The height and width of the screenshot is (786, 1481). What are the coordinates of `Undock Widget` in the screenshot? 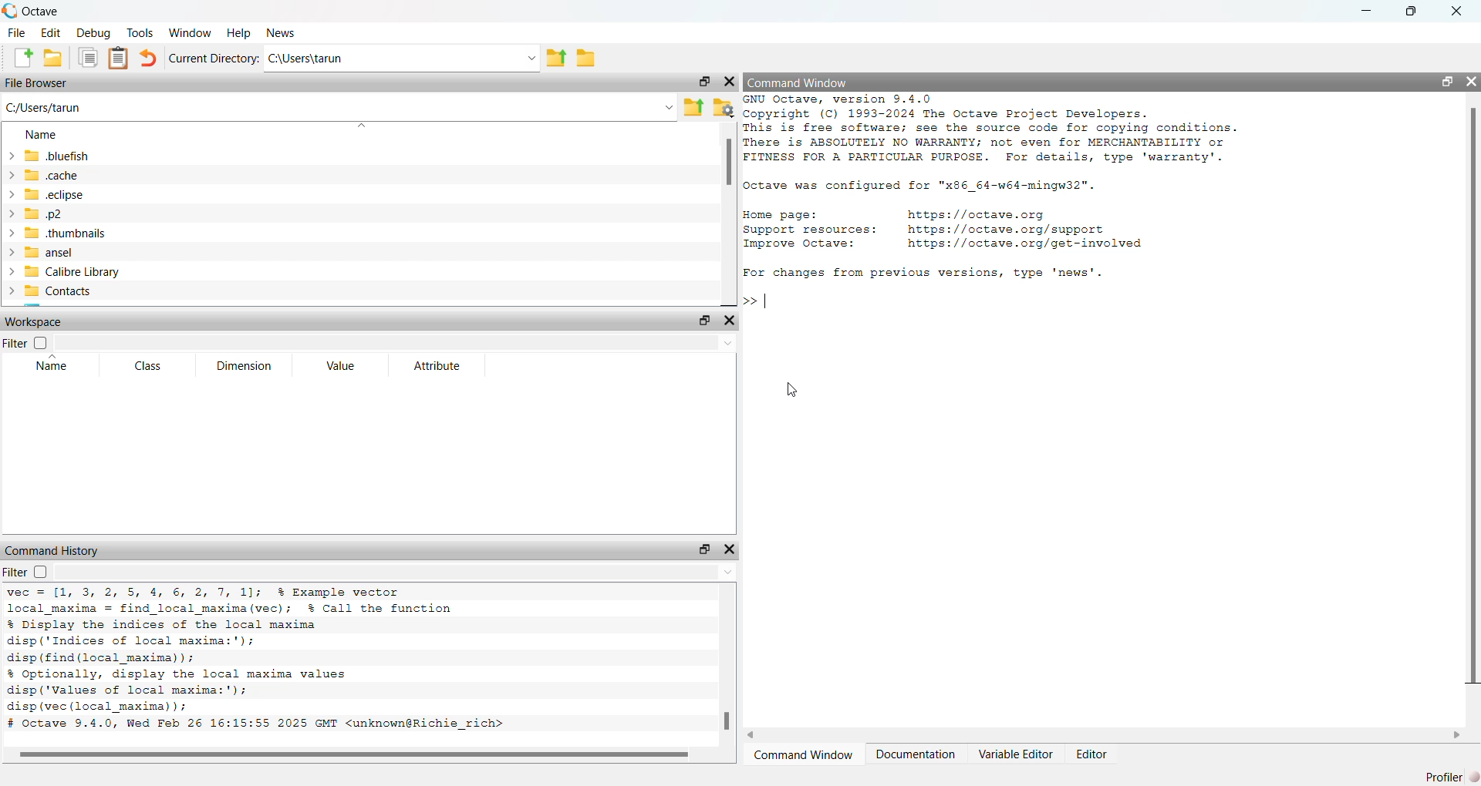 It's located at (703, 82).